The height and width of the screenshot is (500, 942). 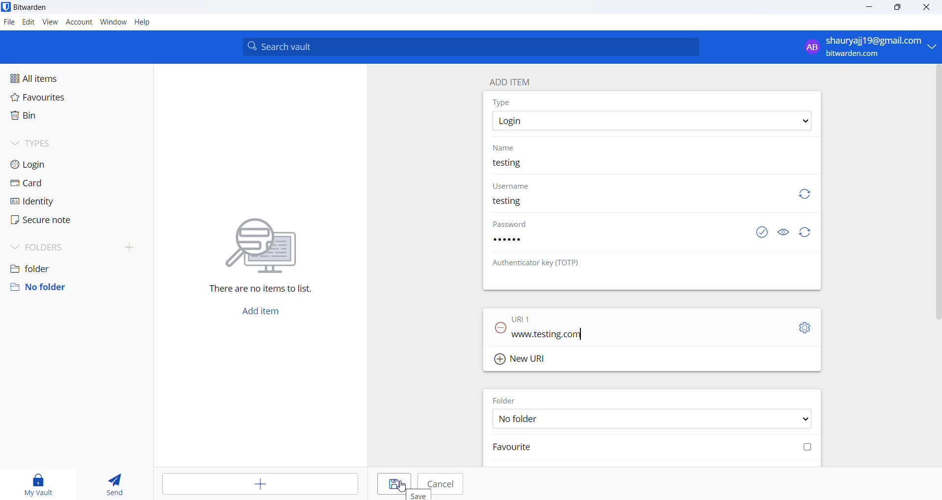 I want to click on search bar, so click(x=471, y=46).